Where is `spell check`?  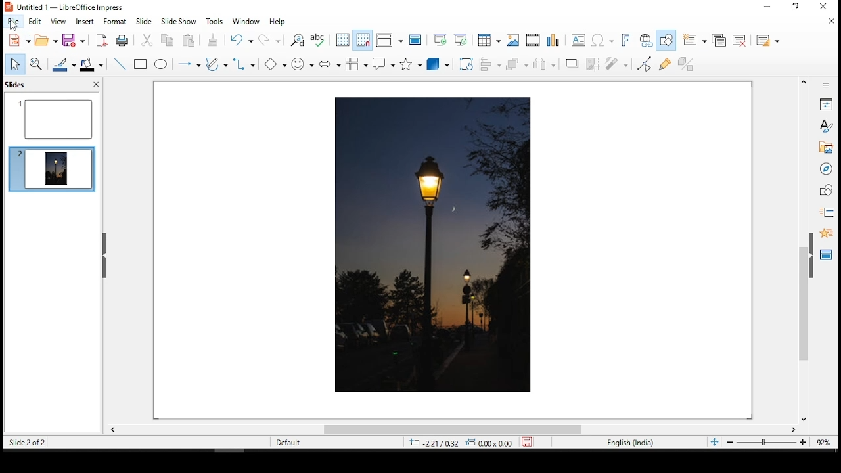 spell check is located at coordinates (319, 39).